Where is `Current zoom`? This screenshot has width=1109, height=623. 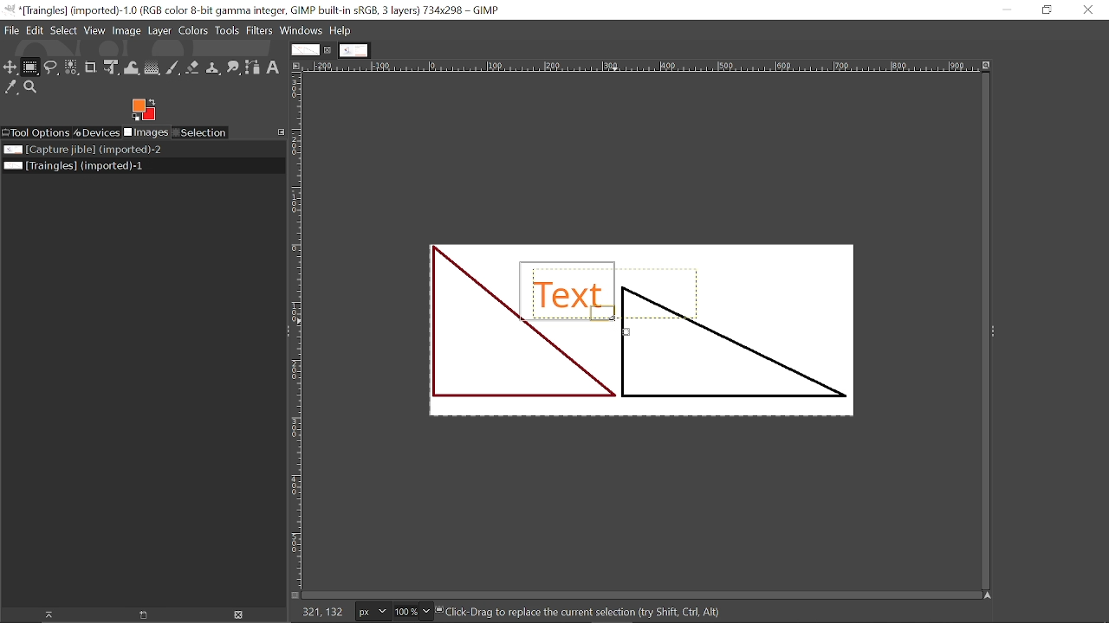
Current zoom is located at coordinates (405, 611).